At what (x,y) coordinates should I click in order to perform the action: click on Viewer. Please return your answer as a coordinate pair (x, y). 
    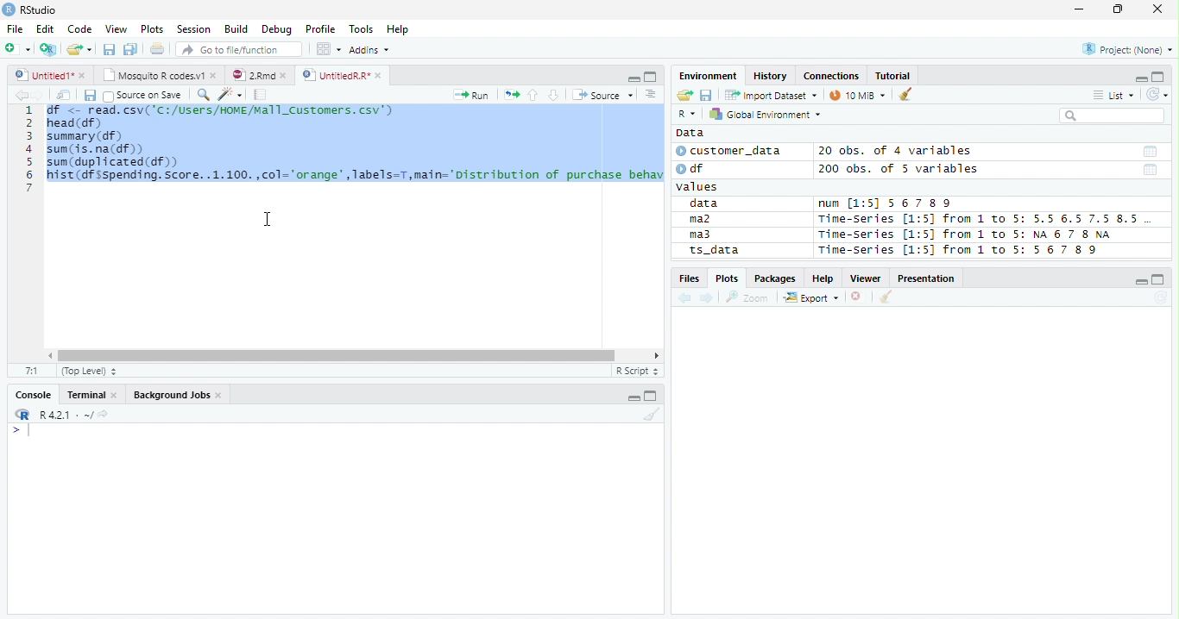
    Looking at the image, I should click on (868, 278).